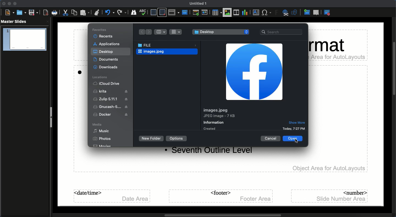  What do you see at coordinates (282, 32) in the screenshot?
I see `Search` at bounding box center [282, 32].